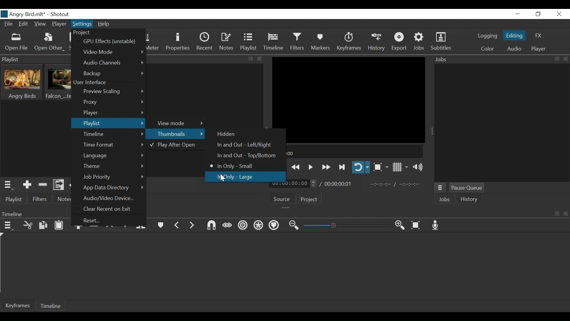 The image size is (570, 321). What do you see at coordinates (75, 185) in the screenshot?
I see `Update` at bounding box center [75, 185].